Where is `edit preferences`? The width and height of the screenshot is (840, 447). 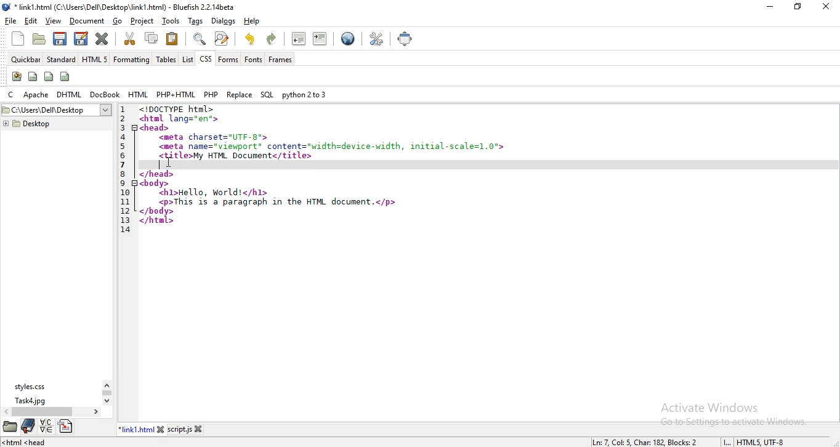 edit preferences is located at coordinates (376, 39).